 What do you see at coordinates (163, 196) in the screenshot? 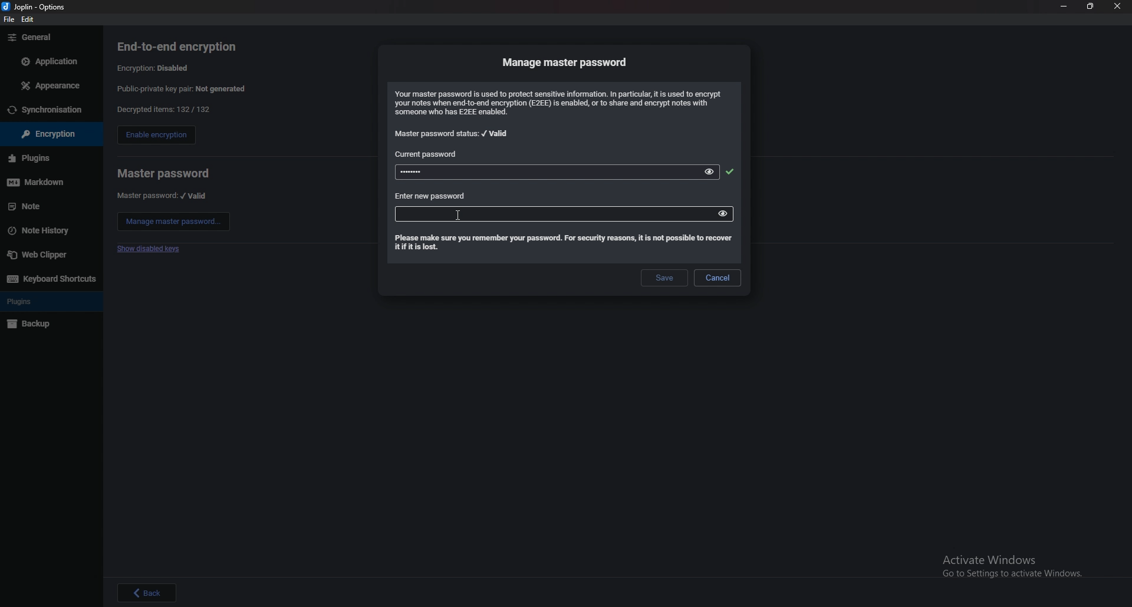
I see `master password` at bounding box center [163, 196].